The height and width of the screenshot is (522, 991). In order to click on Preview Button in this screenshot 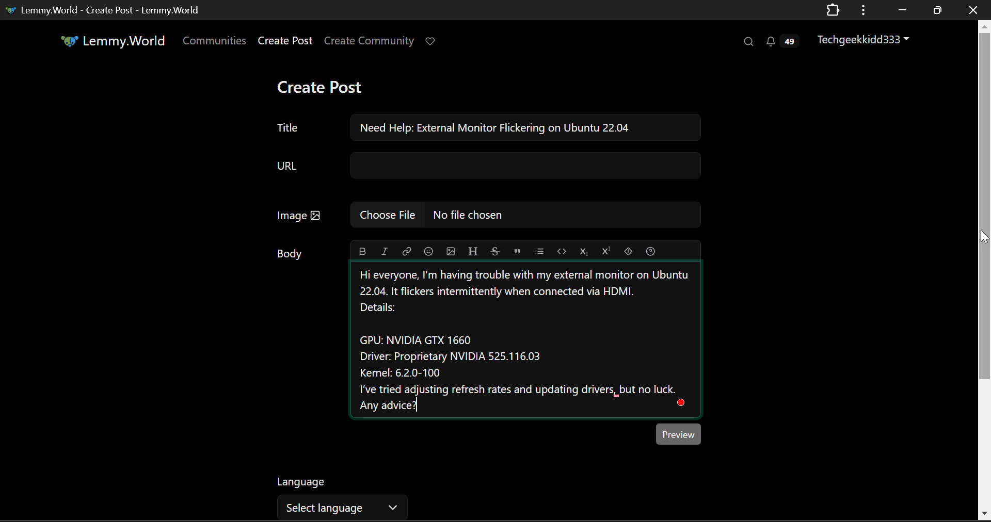, I will do `click(679, 434)`.